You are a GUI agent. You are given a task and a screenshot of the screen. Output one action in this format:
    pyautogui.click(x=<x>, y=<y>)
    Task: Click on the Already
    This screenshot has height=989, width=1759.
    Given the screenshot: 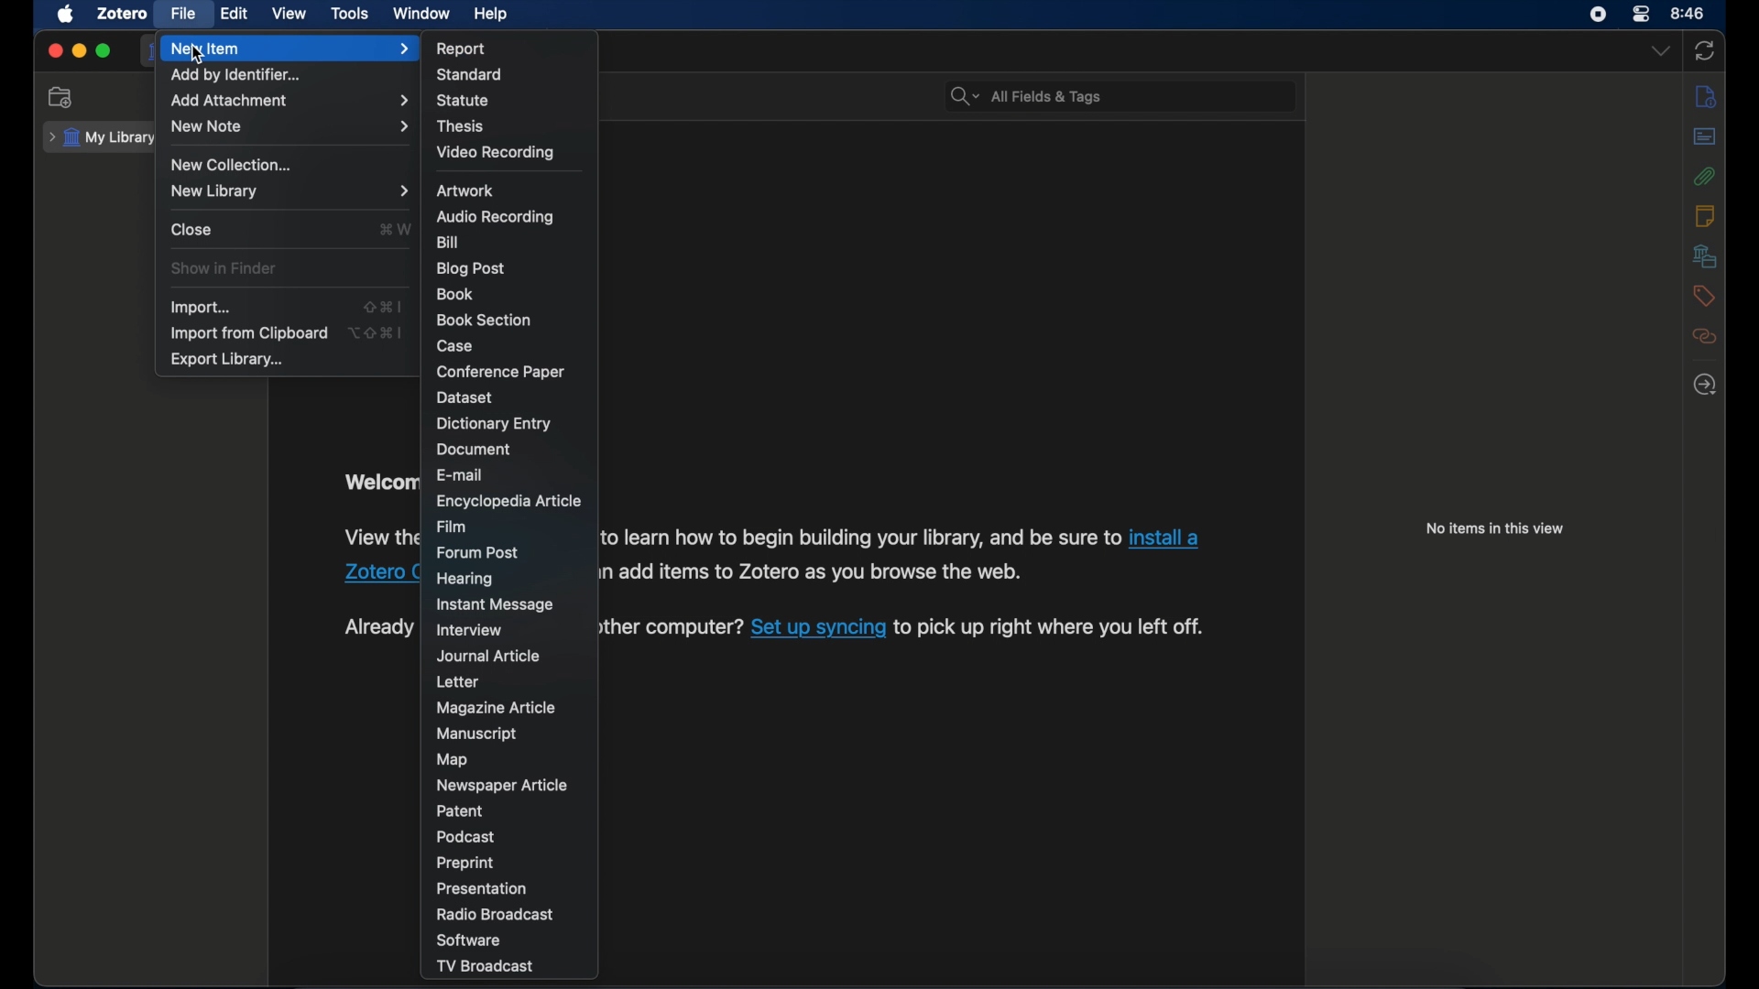 What is the action you would take?
    pyautogui.click(x=377, y=627)
    